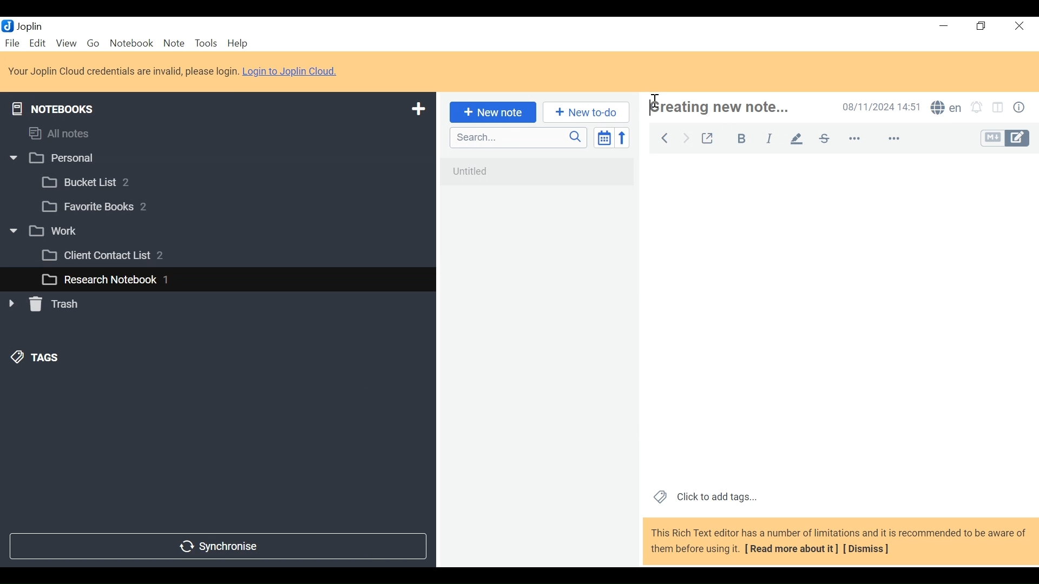 This screenshot has width=1039, height=584. What do you see at coordinates (624, 137) in the screenshot?
I see `Reverse Sort order` at bounding box center [624, 137].